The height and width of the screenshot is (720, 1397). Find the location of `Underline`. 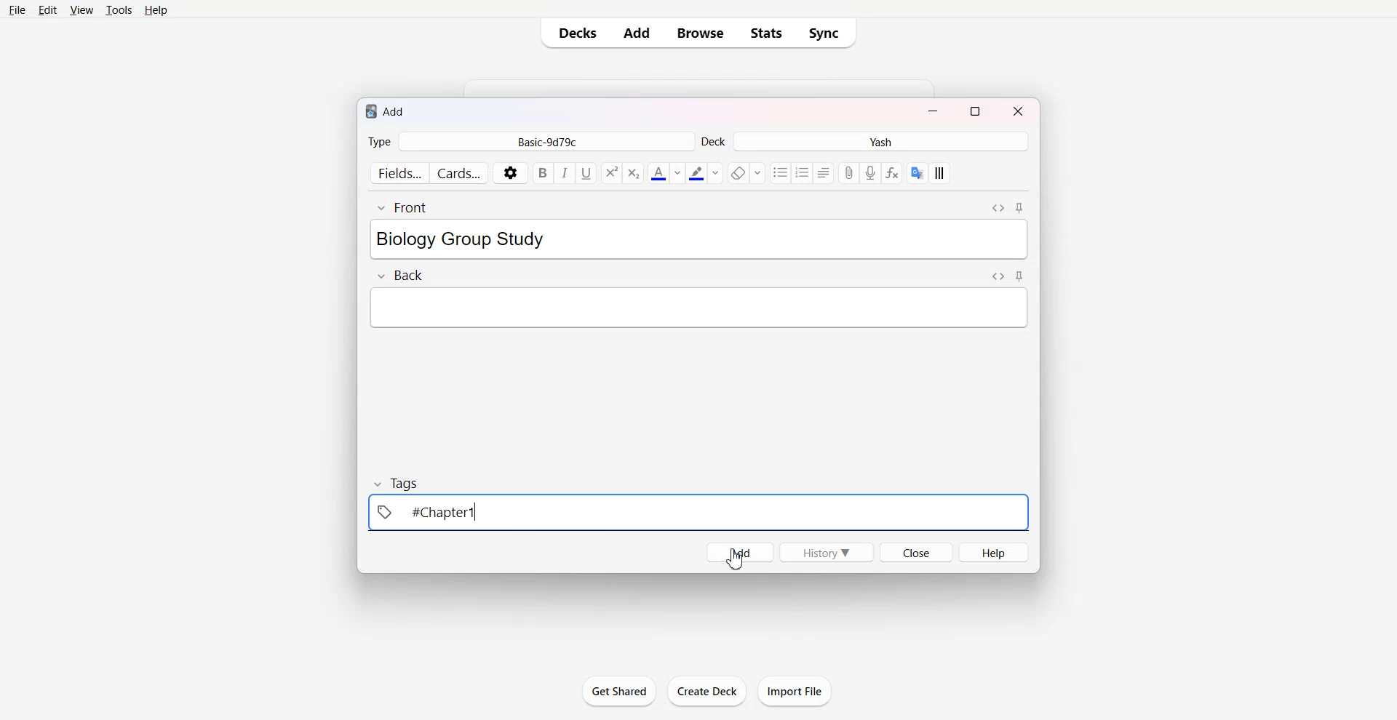

Underline is located at coordinates (586, 174).